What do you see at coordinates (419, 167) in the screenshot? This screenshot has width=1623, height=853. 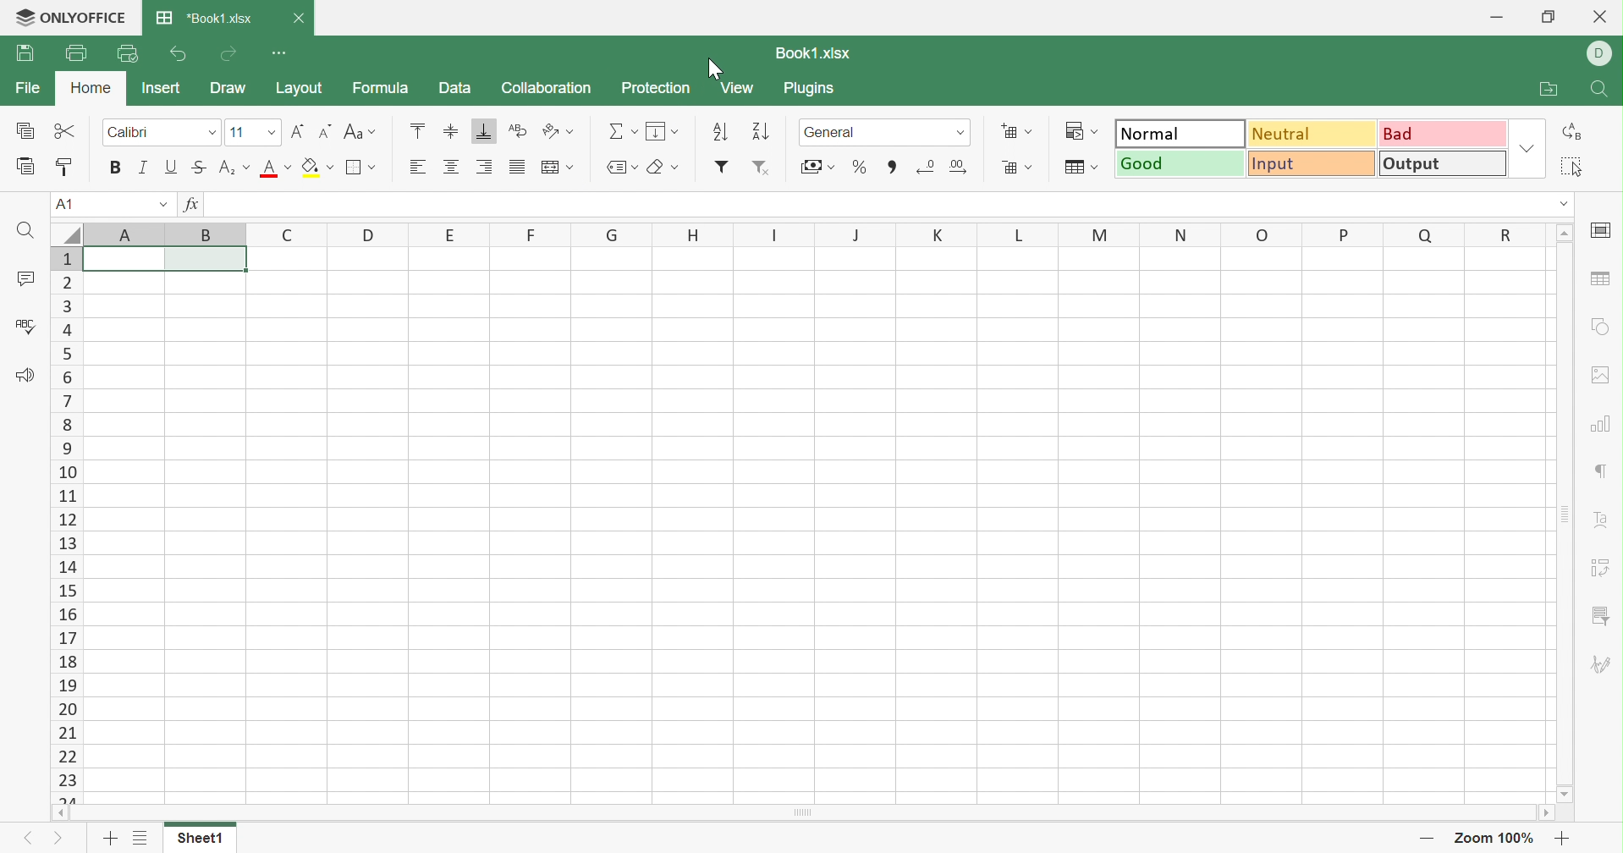 I see `Align Left` at bounding box center [419, 167].